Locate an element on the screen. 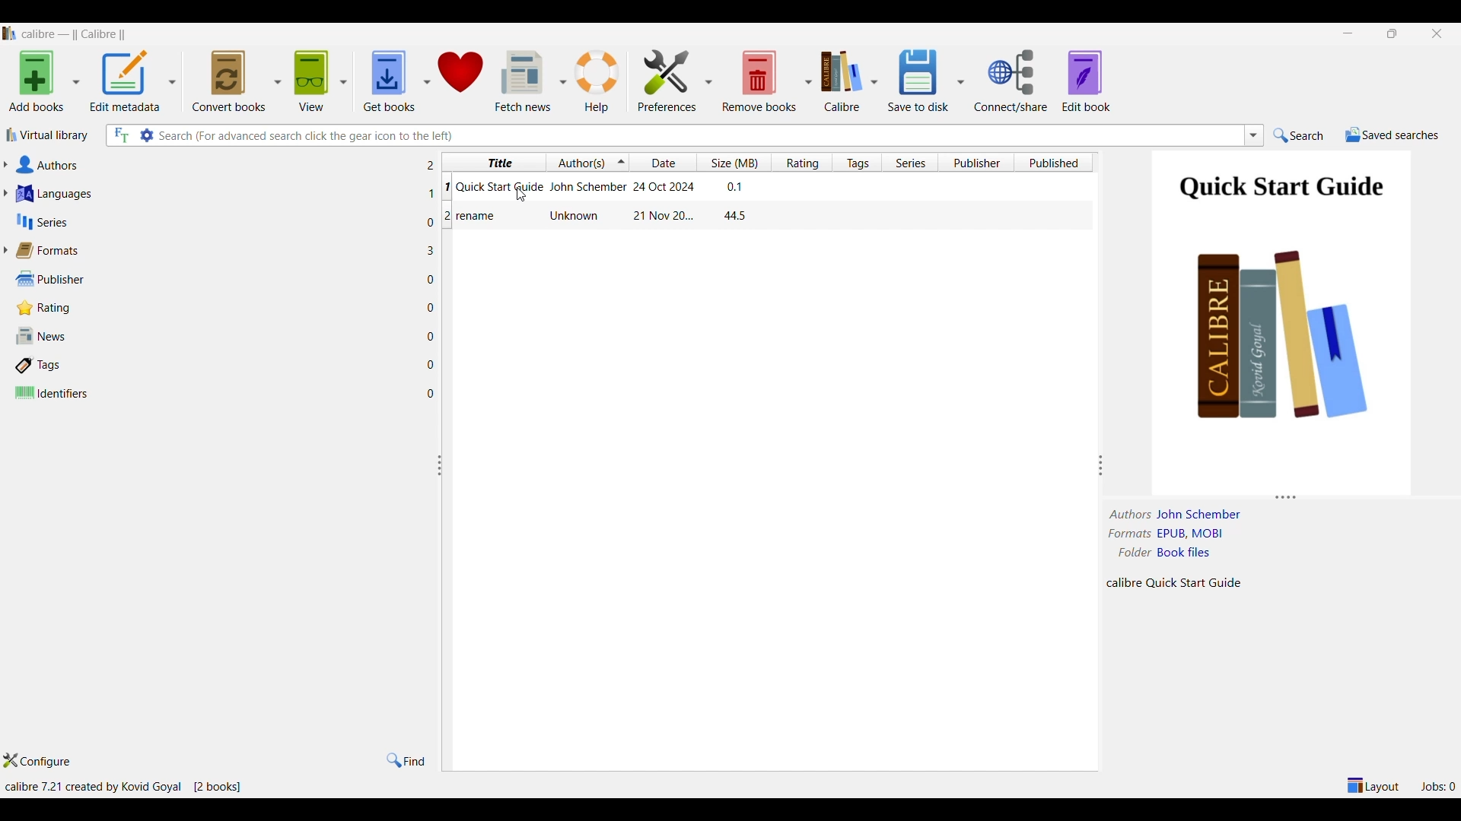 The image size is (1461, 821). Find is located at coordinates (406, 761).